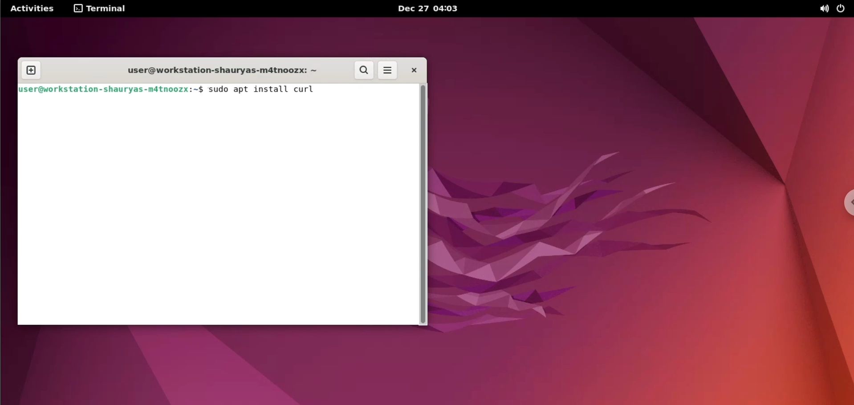 Image resolution: width=854 pixels, height=405 pixels. Describe the element at coordinates (423, 206) in the screenshot. I see `scrollbar` at that location.